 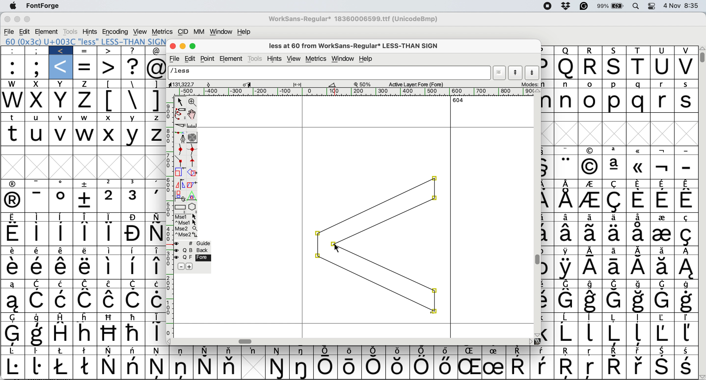 What do you see at coordinates (233, 58) in the screenshot?
I see `element` at bounding box center [233, 58].